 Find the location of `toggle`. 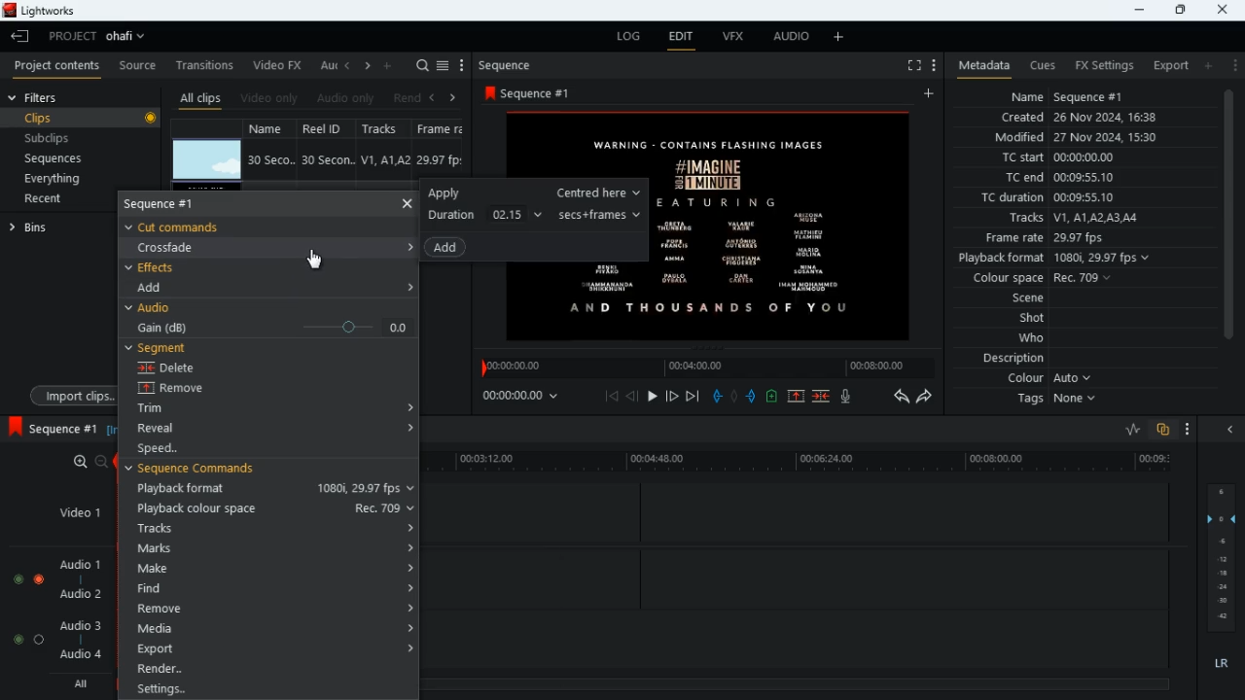

toggle is located at coordinates (14, 639).